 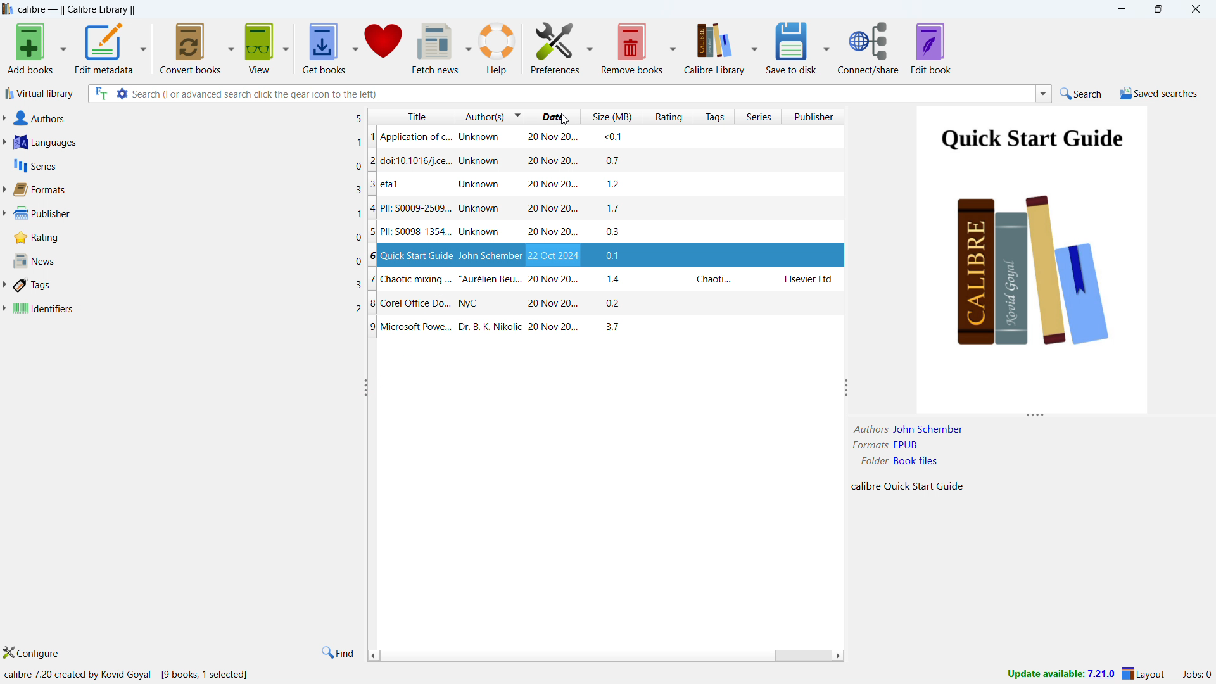 I want to click on get books, so click(x=324, y=47).